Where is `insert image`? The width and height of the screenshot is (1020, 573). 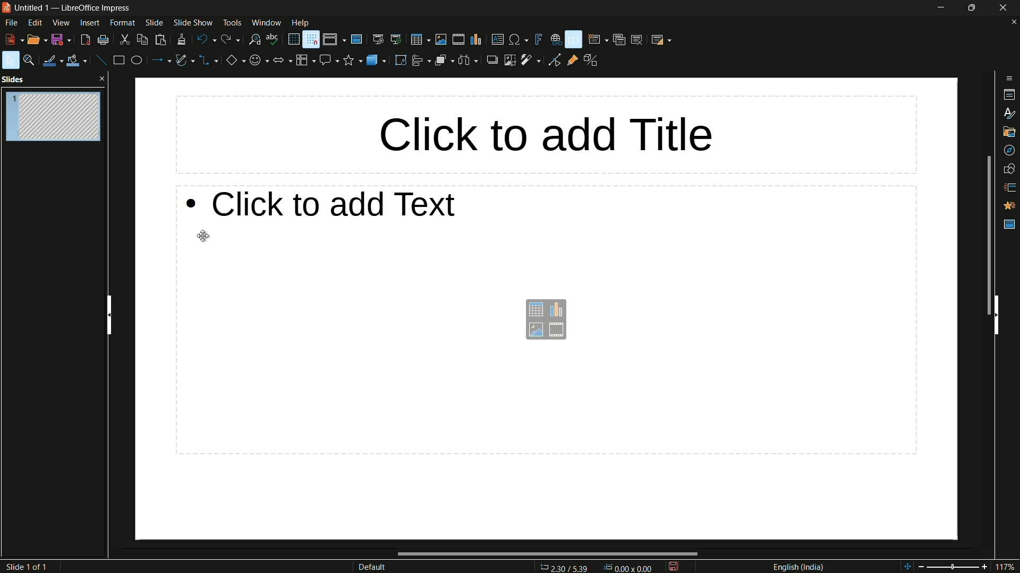
insert image is located at coordinates (441, 39).